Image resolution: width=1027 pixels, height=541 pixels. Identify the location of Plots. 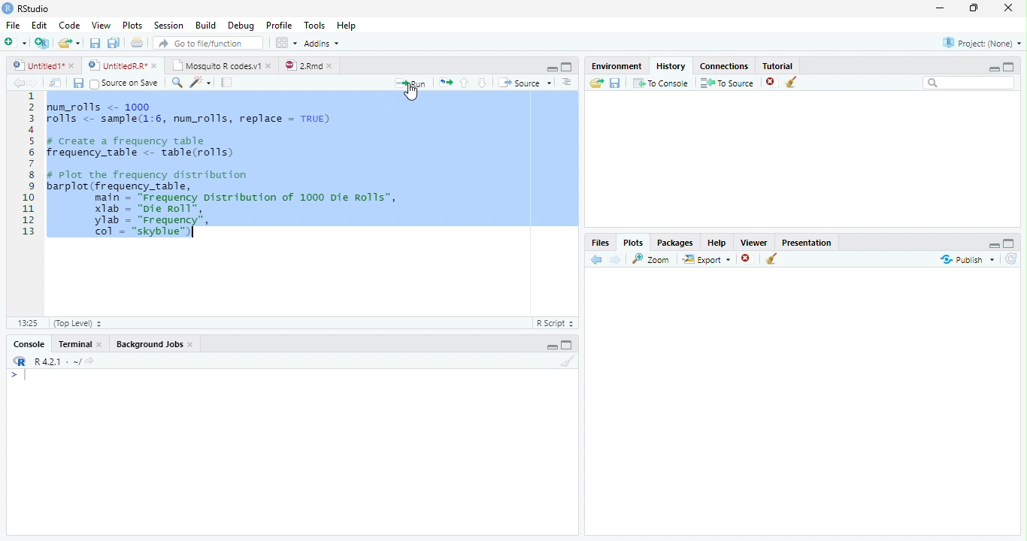
(634, 241).